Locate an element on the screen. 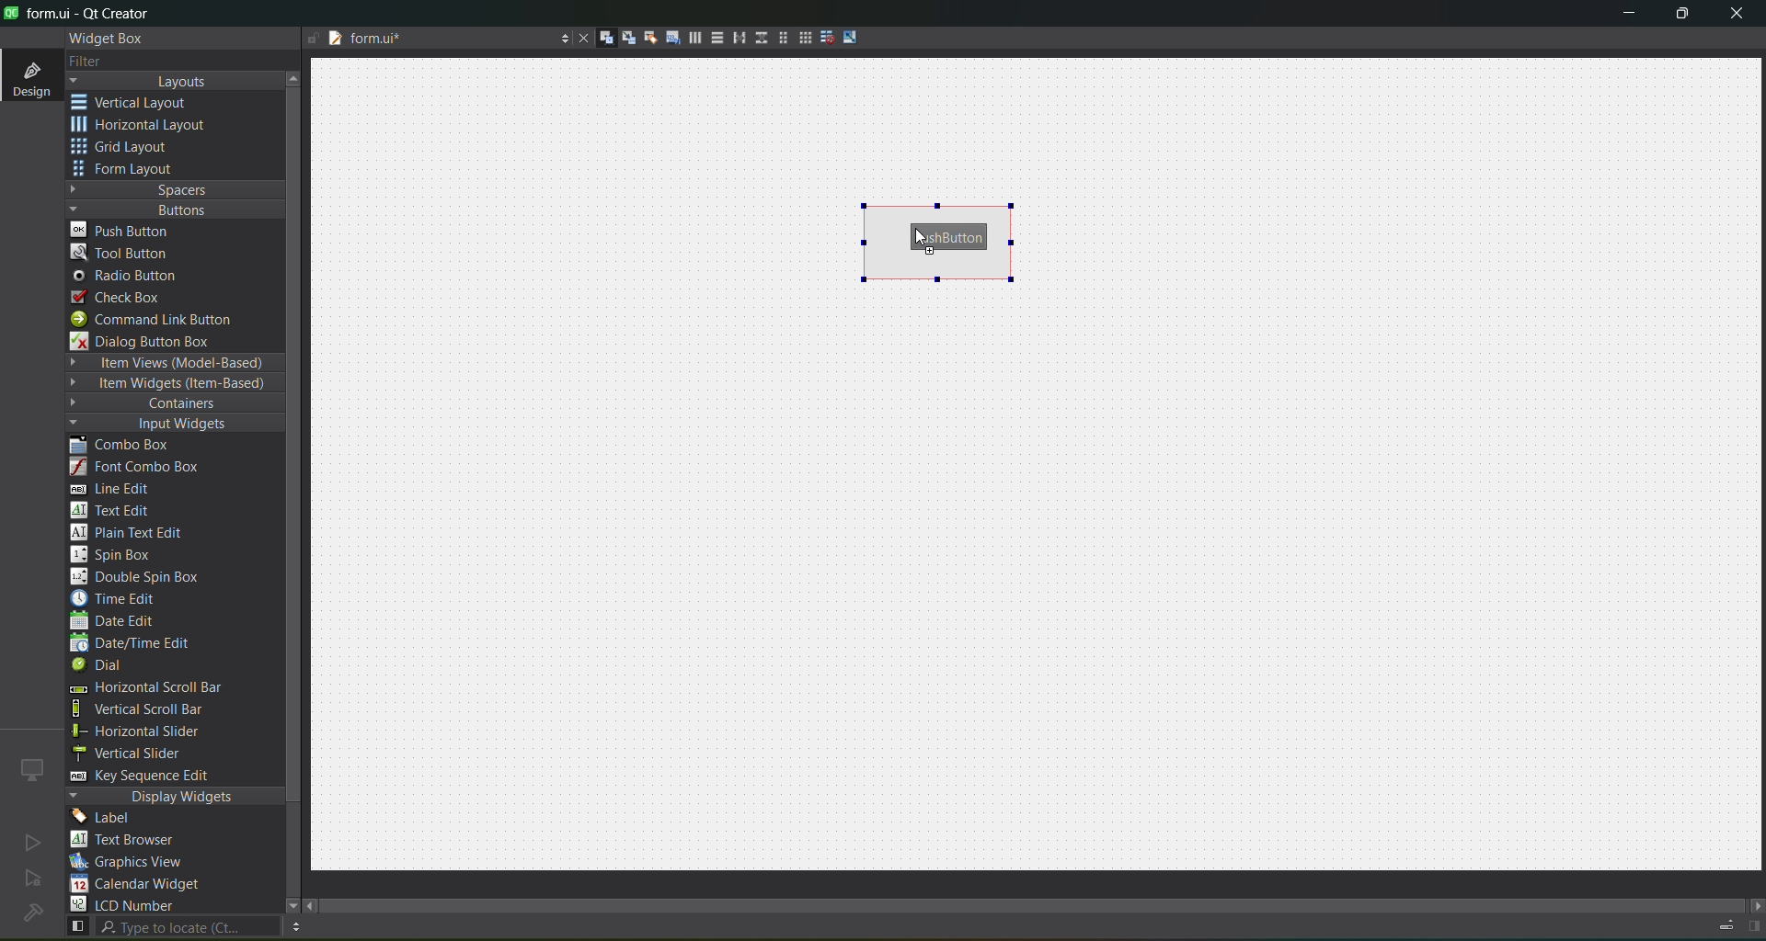 The width and height of the screenshot is (1766, 941). layout vertically is located at coordinates (712, 37).